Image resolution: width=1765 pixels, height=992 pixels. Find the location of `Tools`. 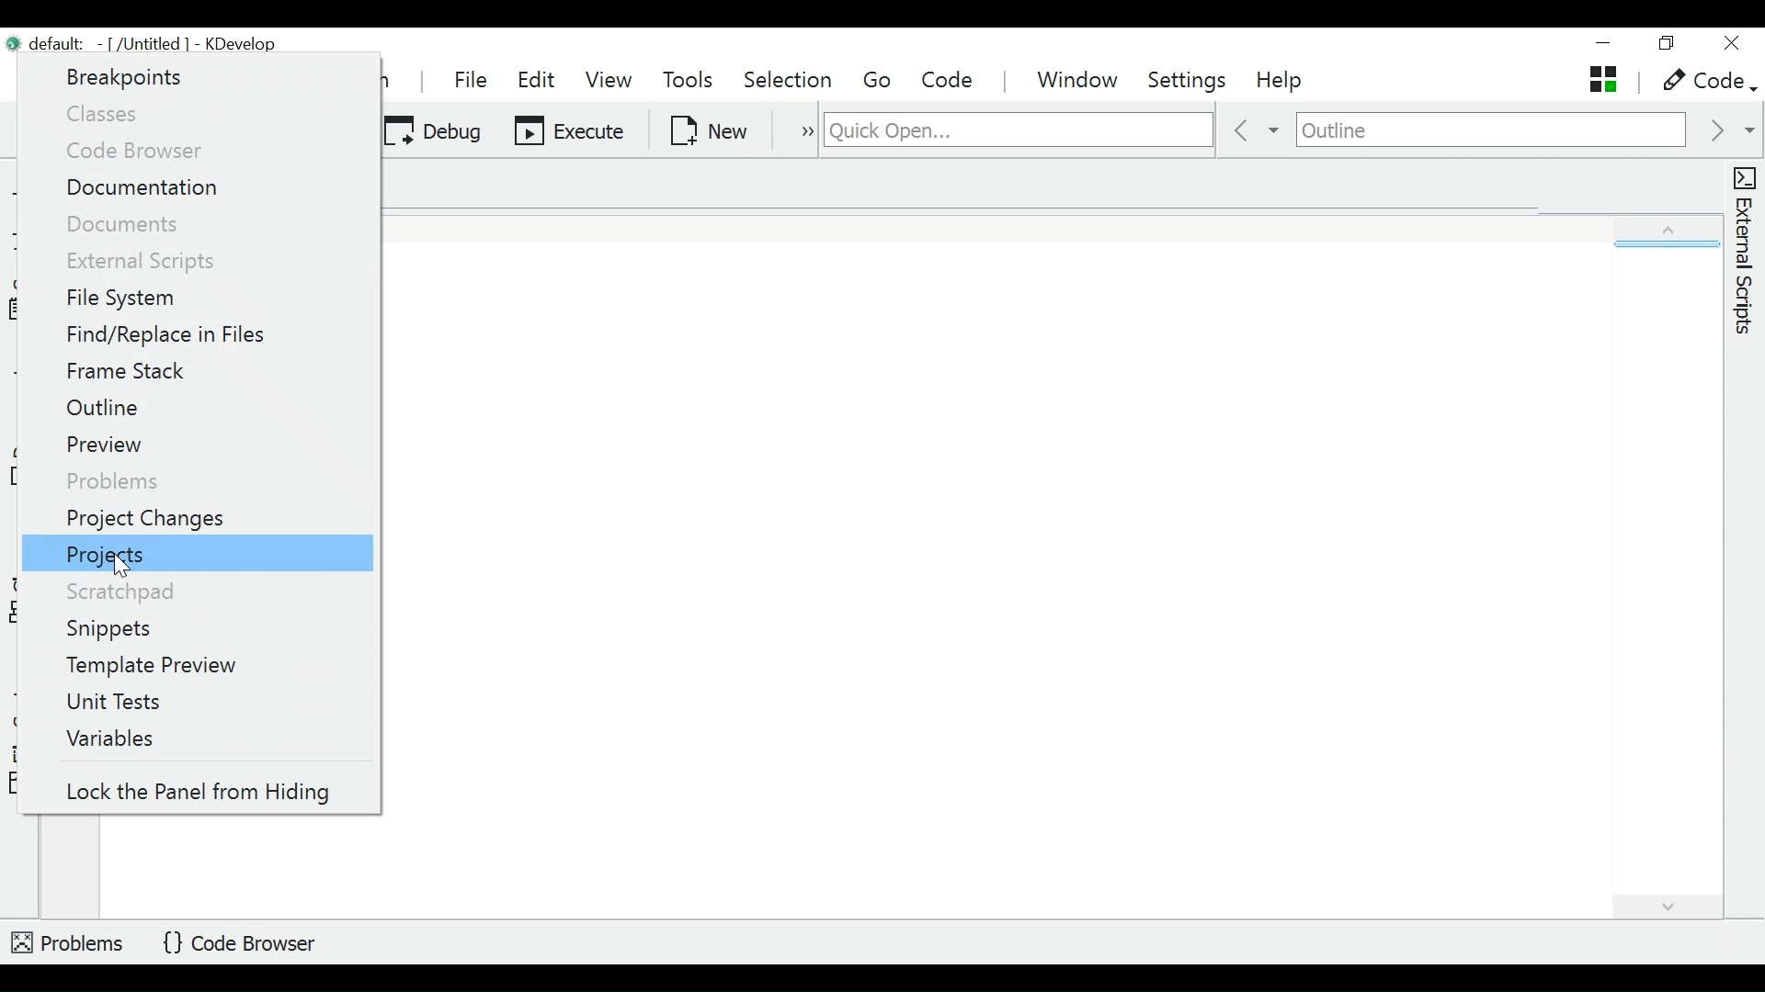

Tools is located at coordinates (687, 81).